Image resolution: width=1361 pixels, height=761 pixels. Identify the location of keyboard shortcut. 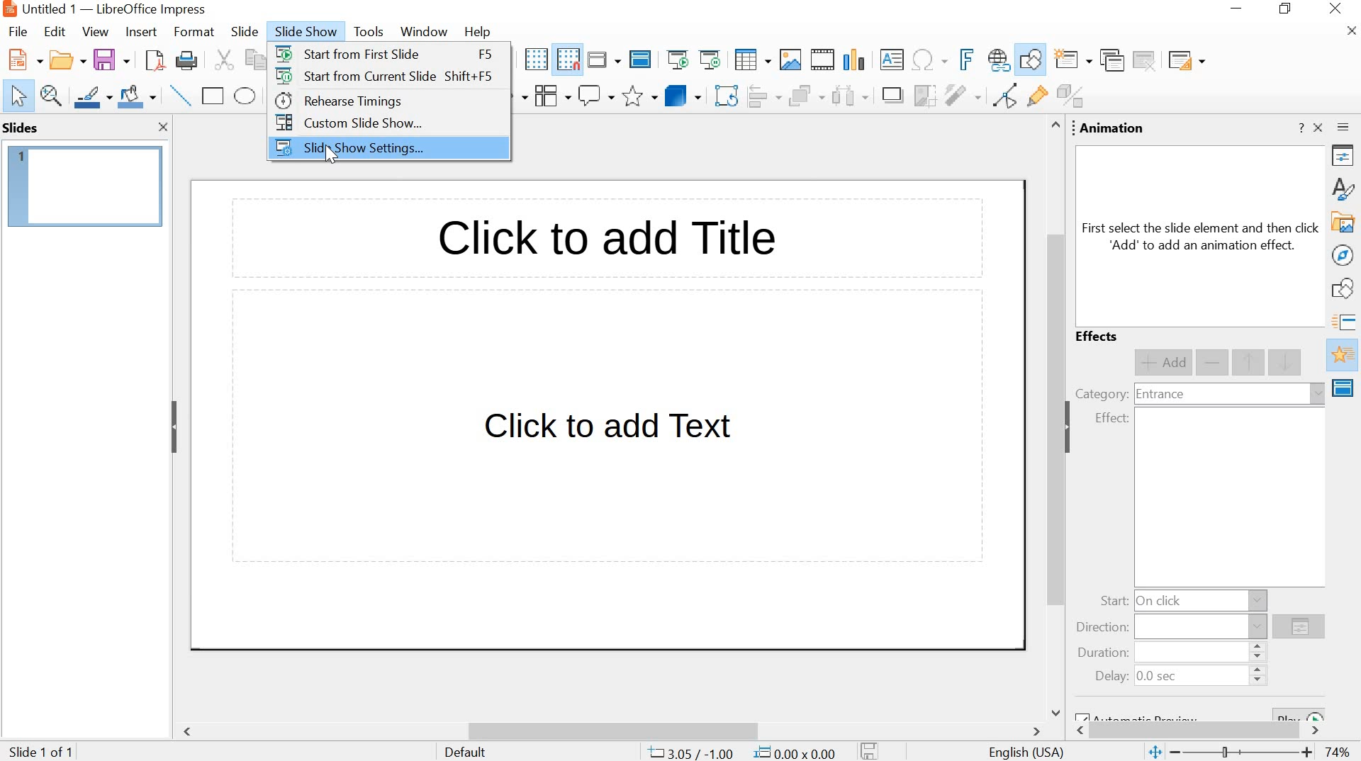
(469, 77).